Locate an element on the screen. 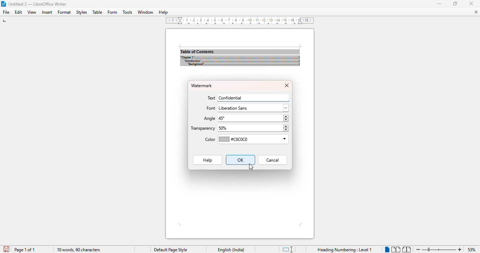 The width and height of the screenshot is (480, 253). angle is located at coordinates (209, 119).